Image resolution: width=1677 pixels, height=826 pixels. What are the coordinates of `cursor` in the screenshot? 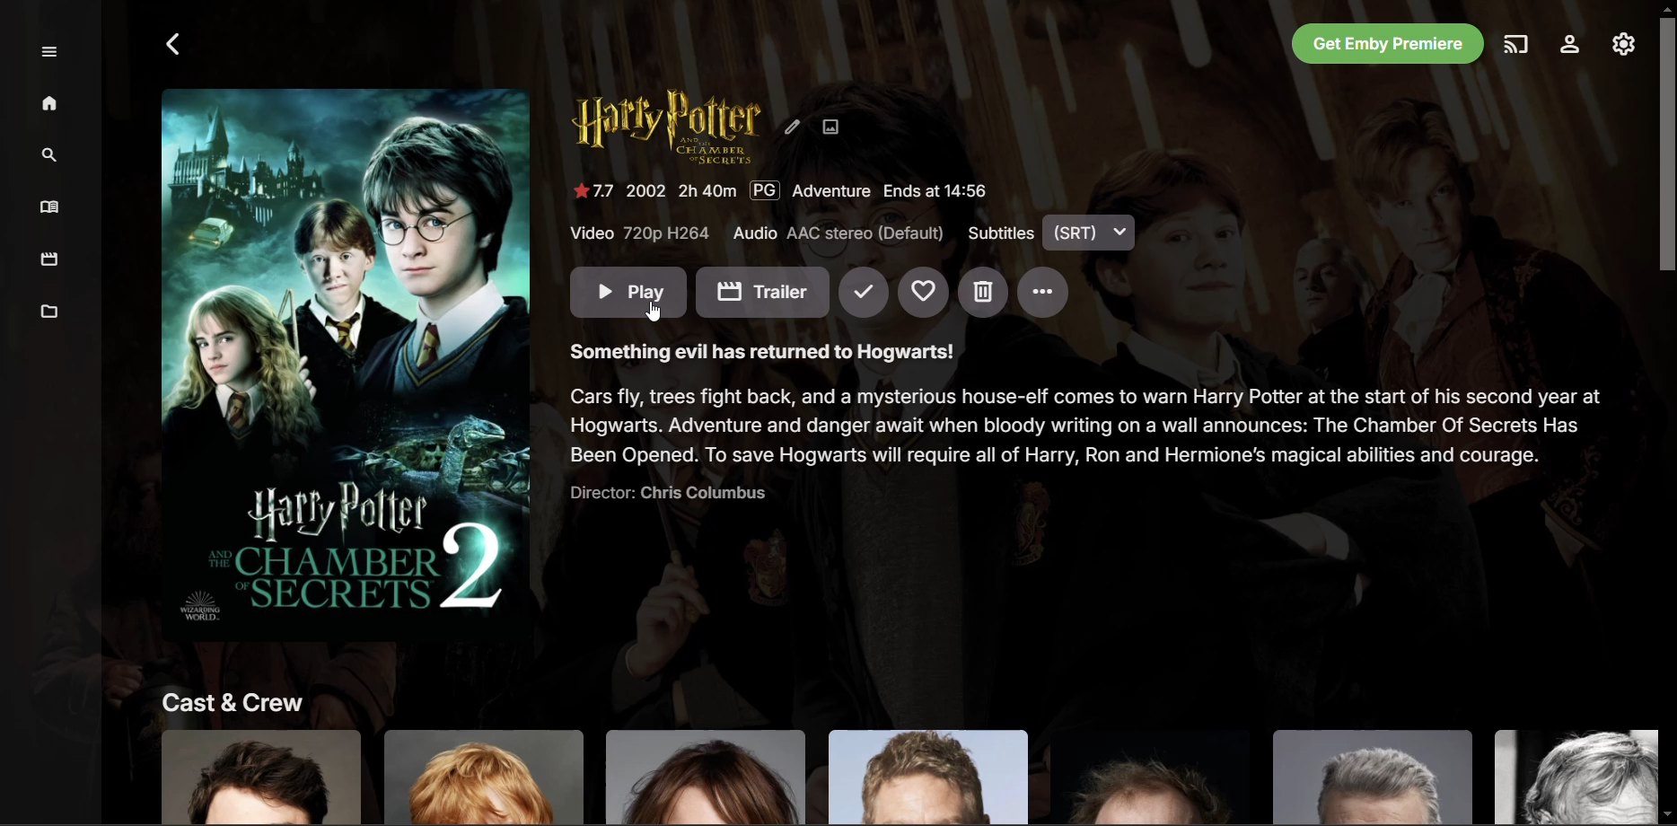 It's located at (654, 310).